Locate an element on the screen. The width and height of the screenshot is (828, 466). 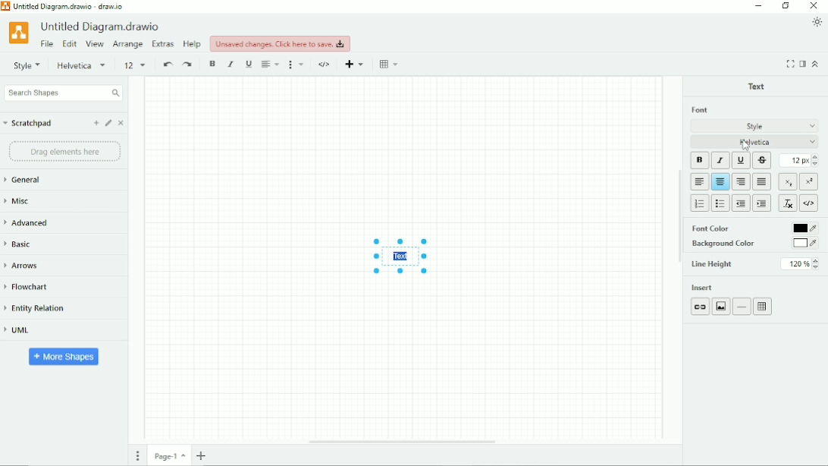
Appearance is located at coordinates (817, 23).